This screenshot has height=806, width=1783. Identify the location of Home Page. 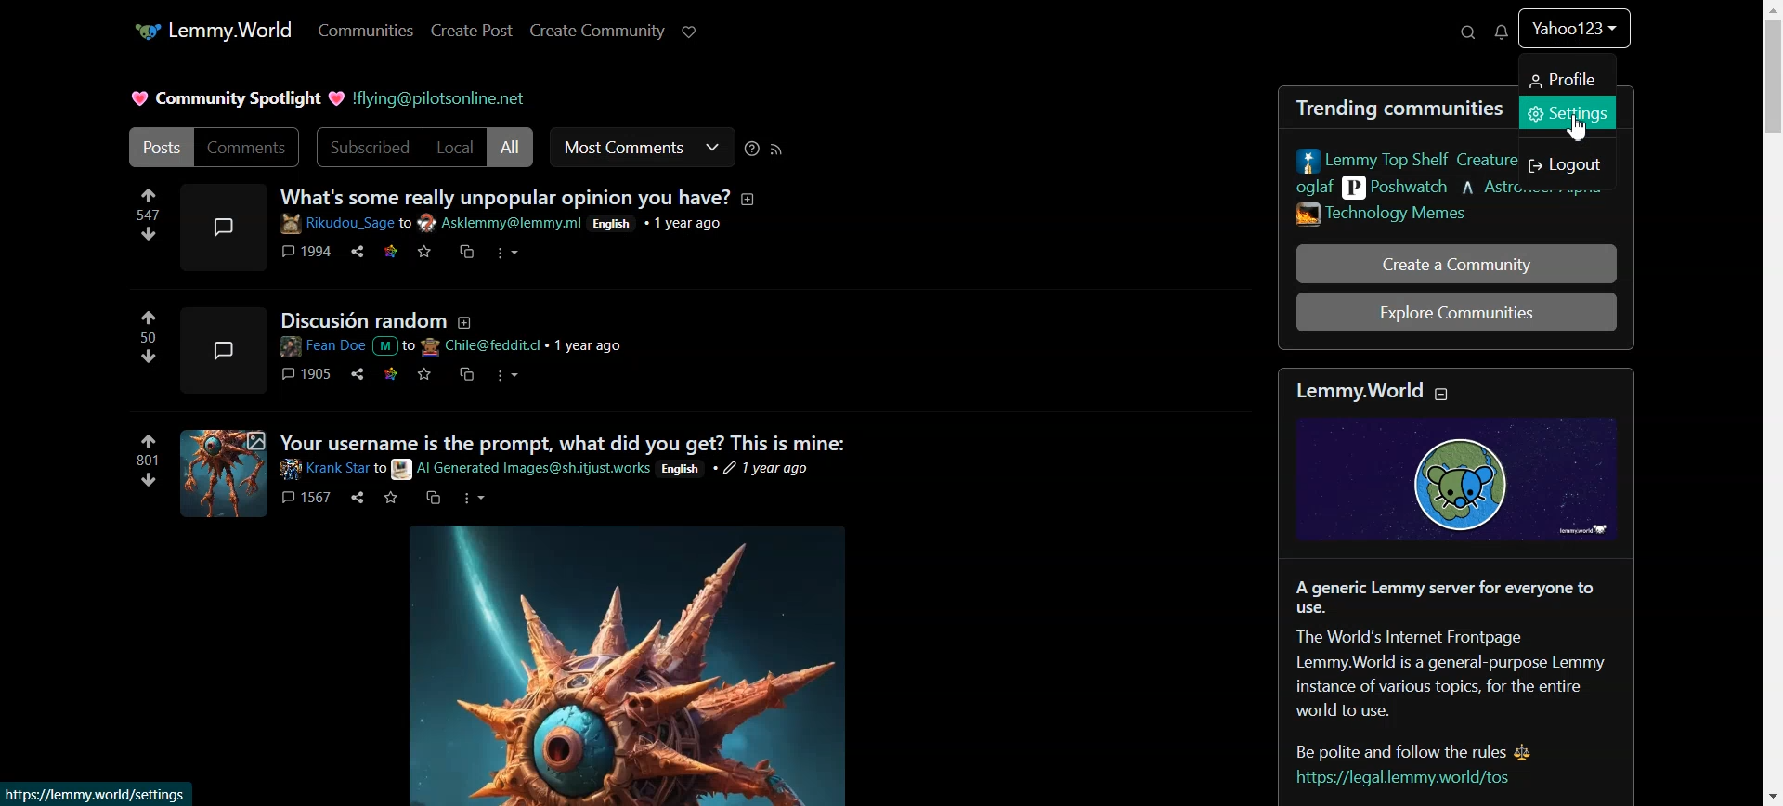
(211, 30).